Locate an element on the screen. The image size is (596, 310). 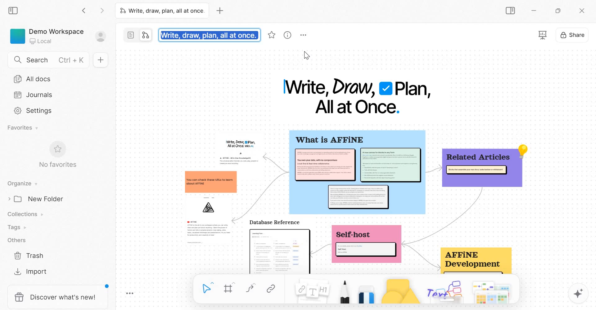
Select is located at coordinates (208, 288).